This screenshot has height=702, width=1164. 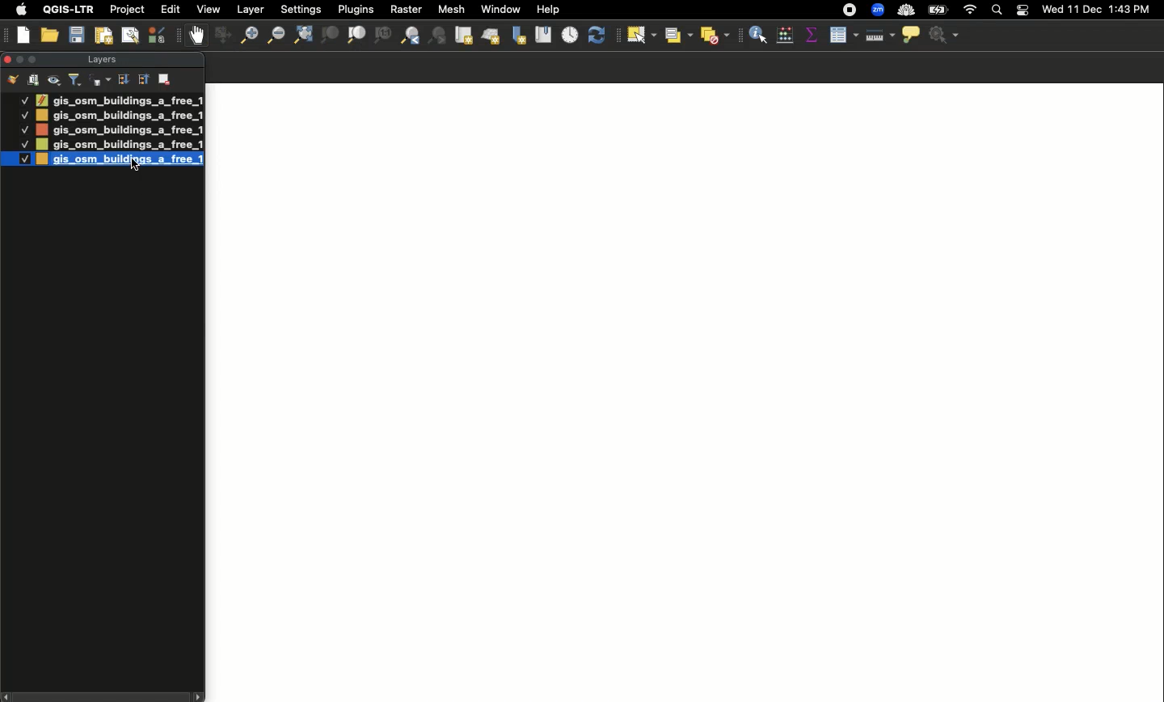 I want to click on Edit, so click(x=171, y=9).